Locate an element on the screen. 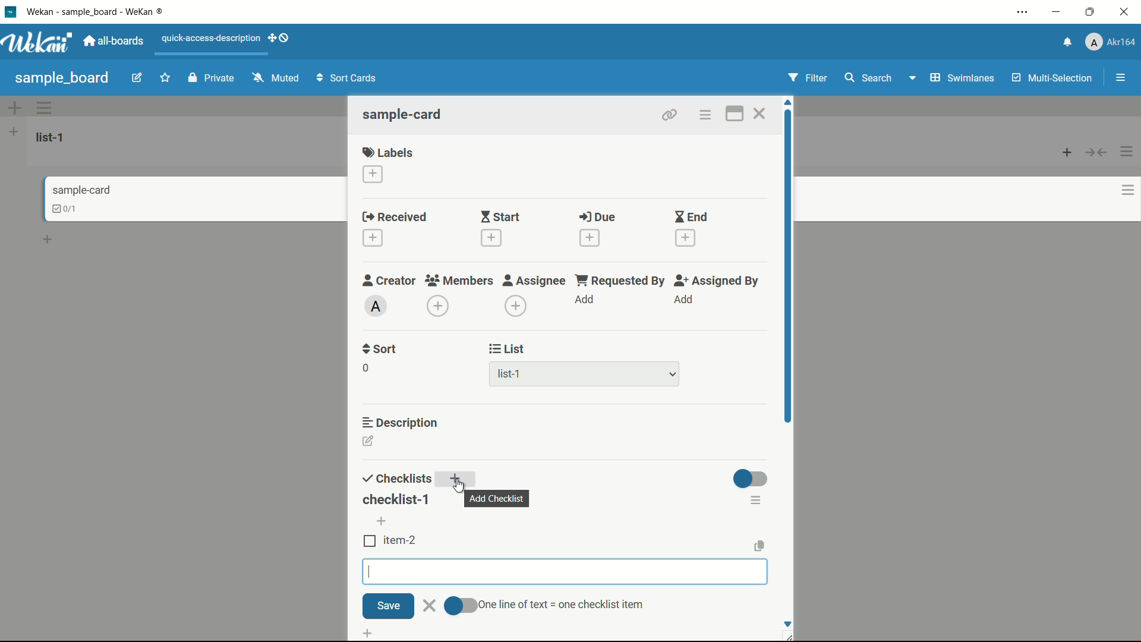 This screenshot has width=1141, height=642. all boards is located at coordinates (115, 41).